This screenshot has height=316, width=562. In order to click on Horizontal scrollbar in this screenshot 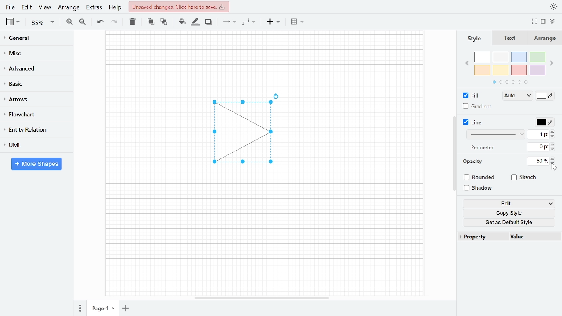, I will do `click(263, 298)`.